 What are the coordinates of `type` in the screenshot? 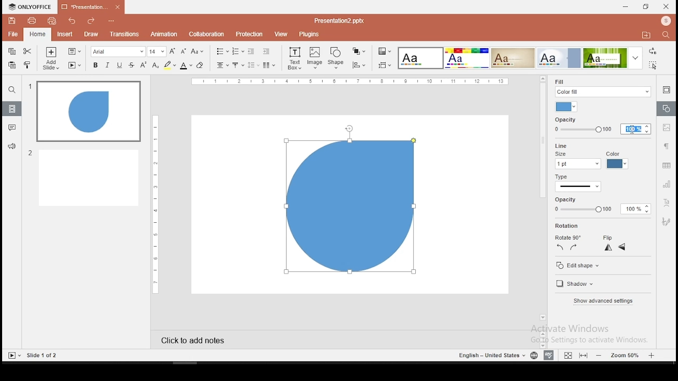 It's located at (561, 178).